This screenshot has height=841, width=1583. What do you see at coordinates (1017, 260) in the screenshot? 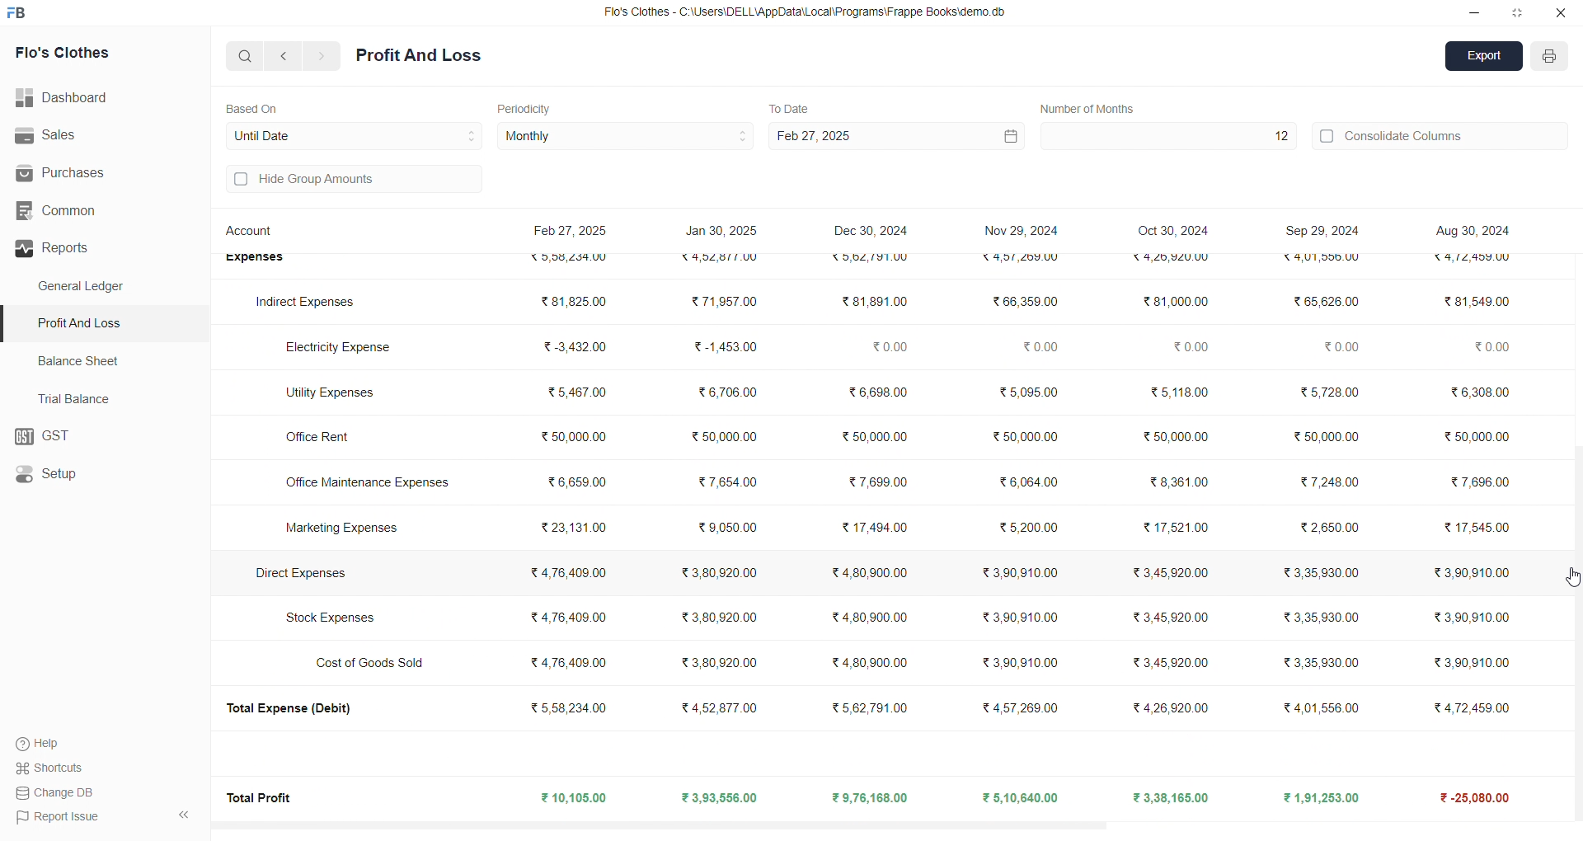
I see `₹4,57,269.00` at bounding box center [1017, 260].